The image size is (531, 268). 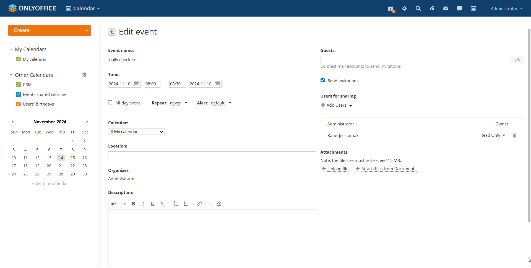 What do you see at coordinates (114, 74) in the screenshot?
I see `time:` at bounding box center [114, 74].